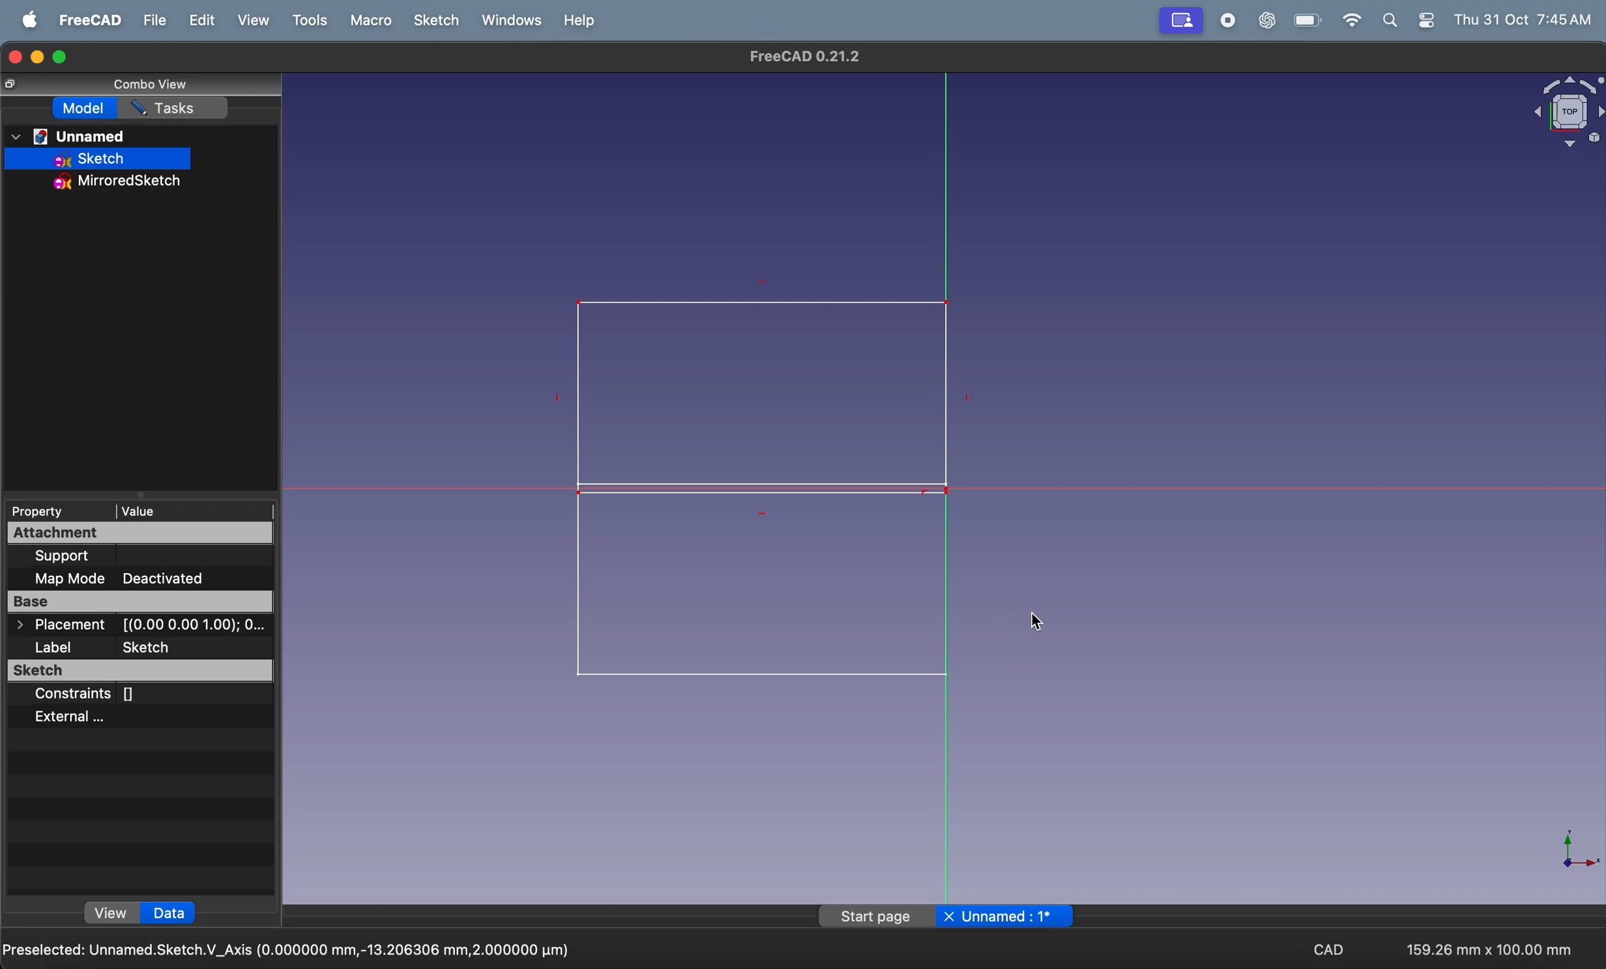 The image size is (1606, 969). Describe the element at coordinates (306, 22) in the screenshot. I see `tools` at that location.